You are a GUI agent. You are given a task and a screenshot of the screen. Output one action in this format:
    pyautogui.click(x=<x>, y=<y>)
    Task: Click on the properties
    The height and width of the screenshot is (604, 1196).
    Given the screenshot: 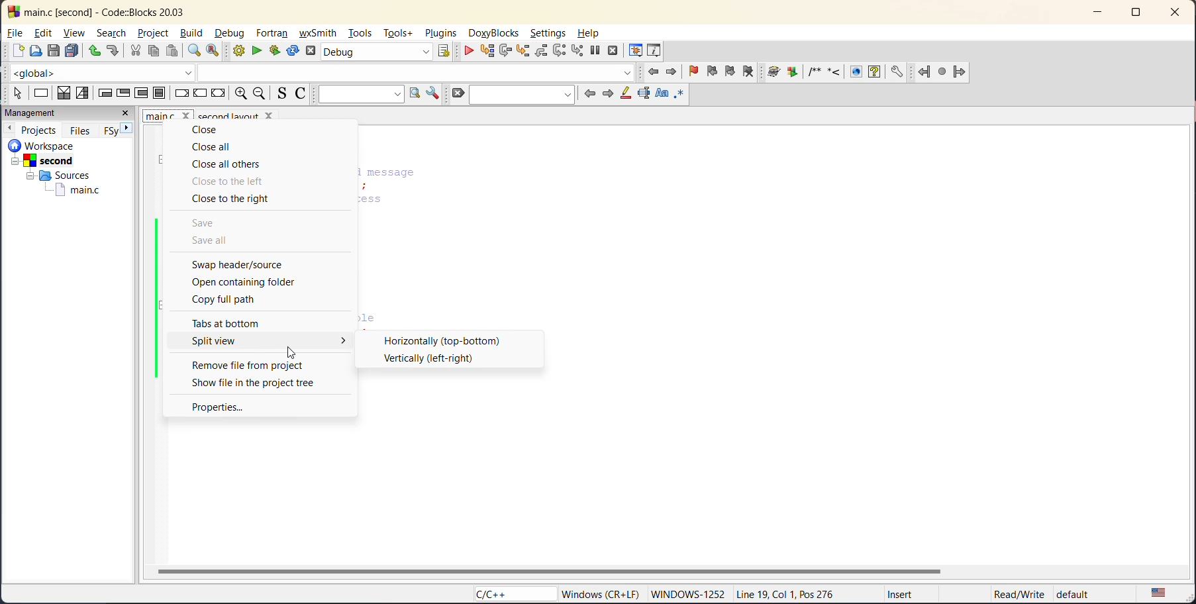 What is the action you would take?
    pyautogui.click(x=218, y=407)
    